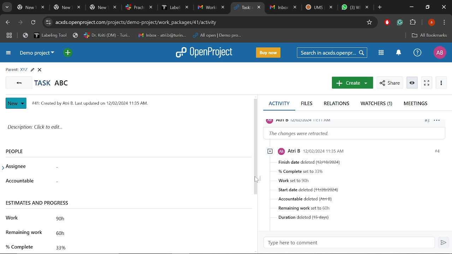 The height and width of the screenshot is (254, 452). I want to click on Add/remove bookmark, so click(369, 23).